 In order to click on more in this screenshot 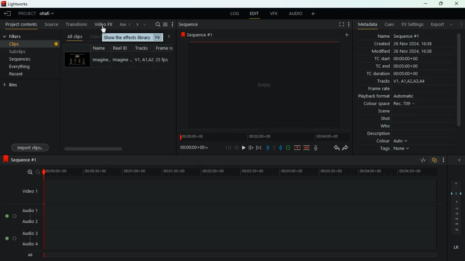, I will do `click(349, 25)`.